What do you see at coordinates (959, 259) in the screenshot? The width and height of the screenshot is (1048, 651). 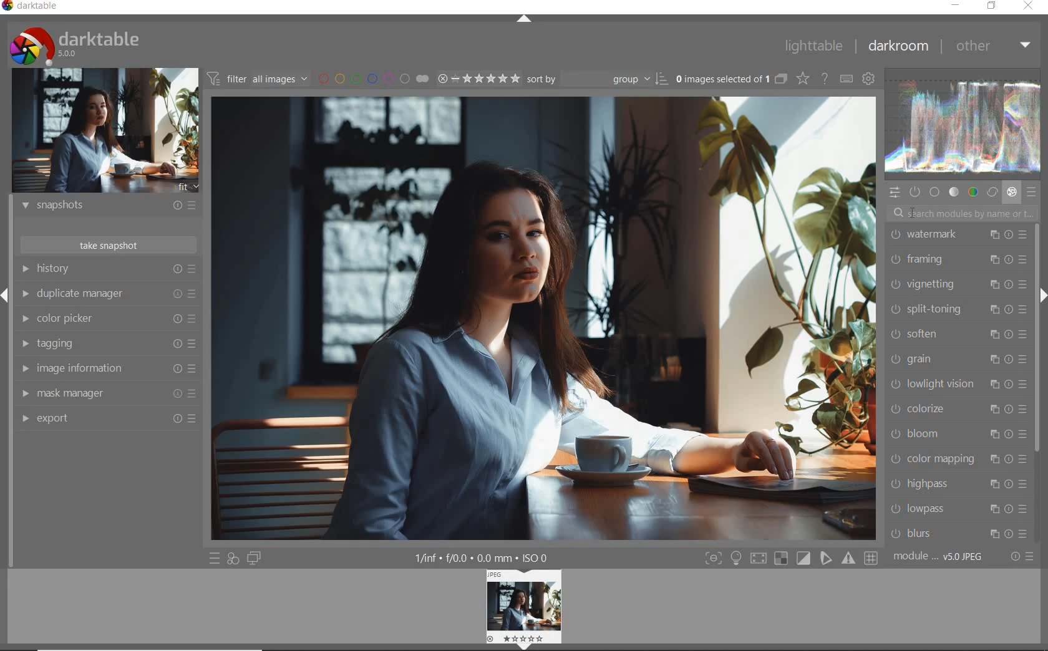 I see `framing` at bounding box center [959, 259].